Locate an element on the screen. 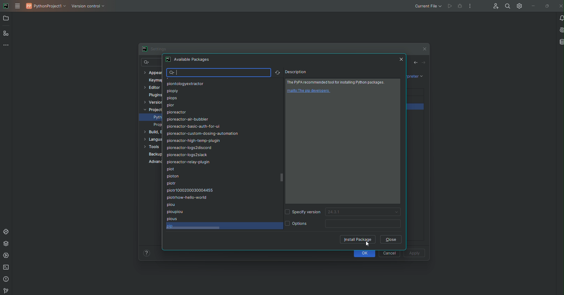  Close is located at coordinates (391, 239).